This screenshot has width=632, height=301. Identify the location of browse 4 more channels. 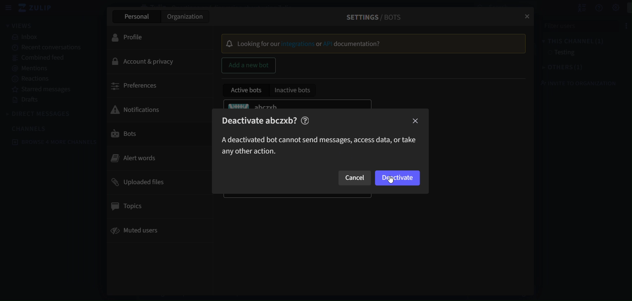
(53, 142).